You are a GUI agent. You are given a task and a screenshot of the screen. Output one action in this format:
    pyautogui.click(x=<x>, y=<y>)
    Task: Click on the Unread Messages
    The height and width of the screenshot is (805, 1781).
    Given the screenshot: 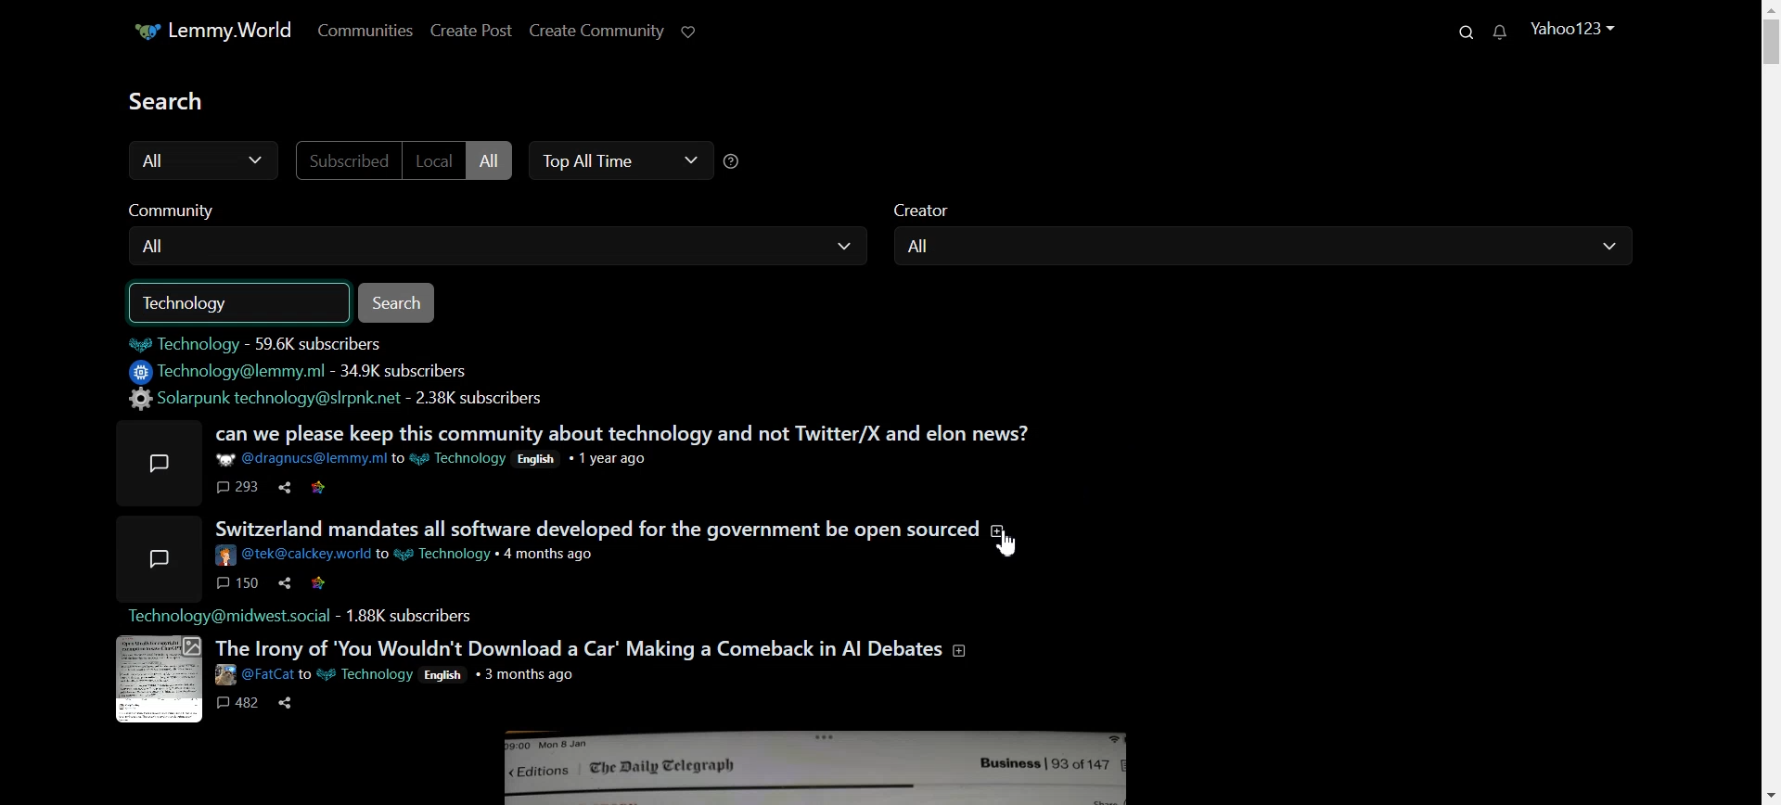 What is the action you would take?
    pyautogui.click(x=1505, y=31)
    